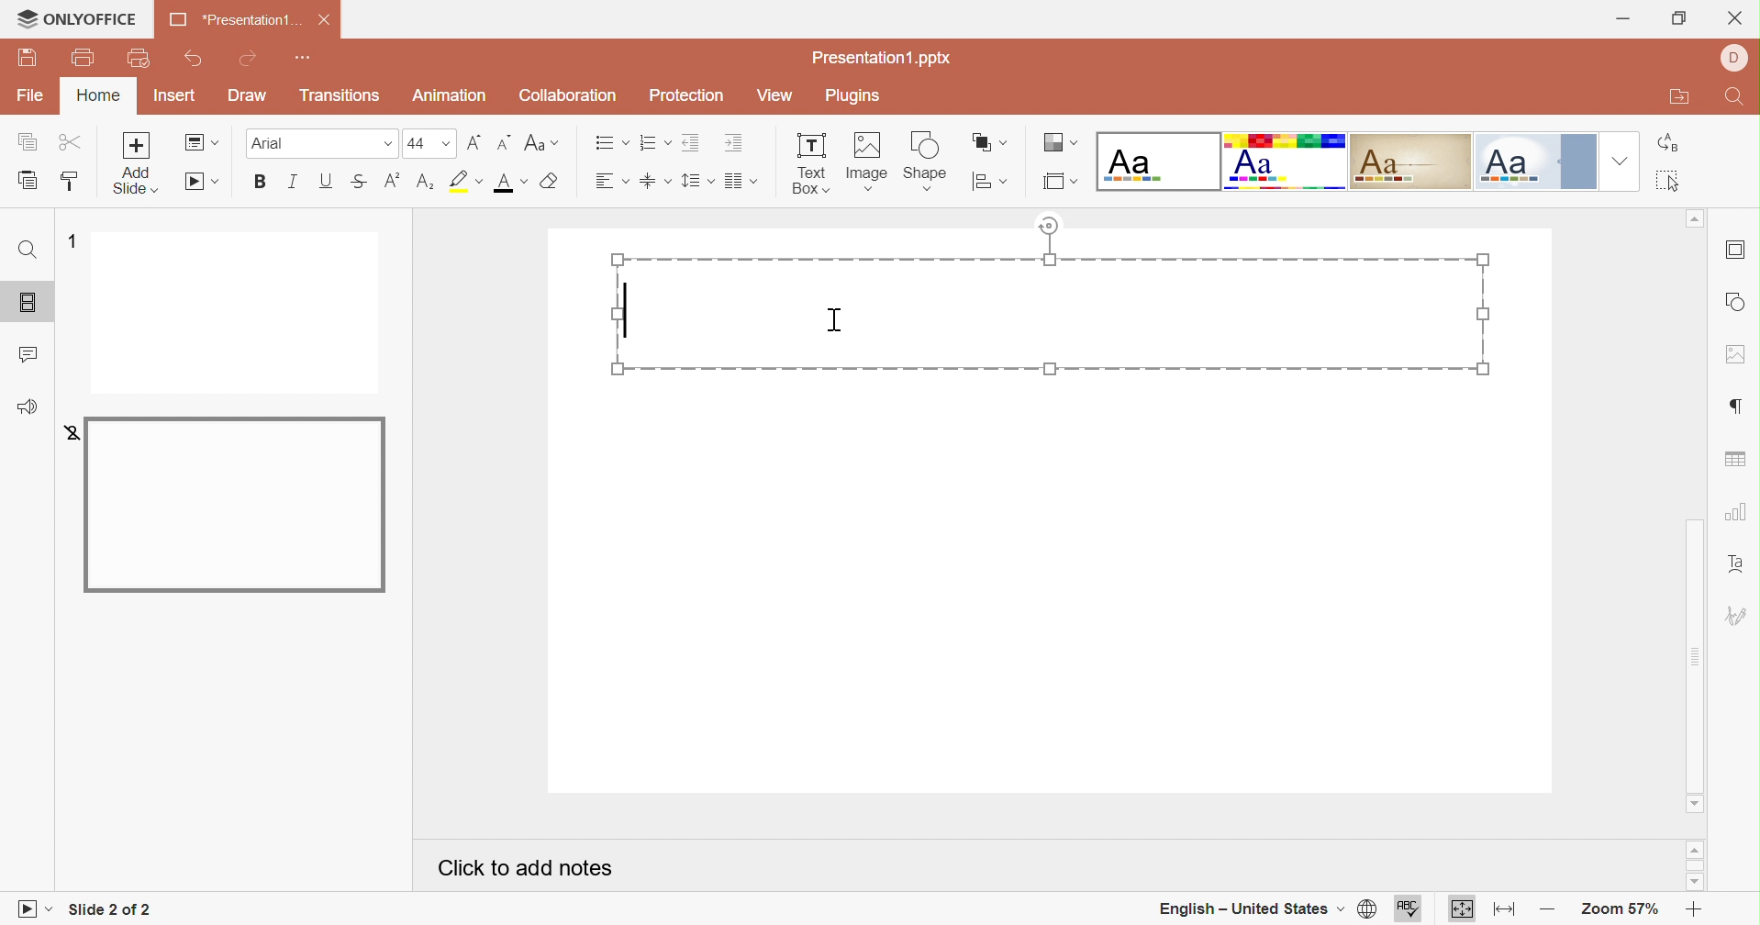 This screenshot has width=1760, height=925. What do you see at coordinates (357, 182) in the screenshot?
I see `Strikethrough` at bounding box center [357, 182].